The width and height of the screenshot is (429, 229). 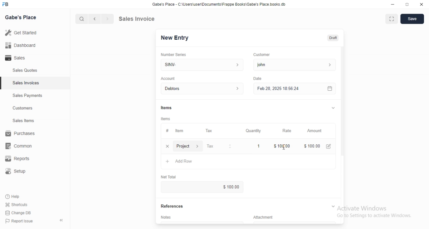 What do you see at coordinates (175, 206) in the screenshot?
I see `References` at bounding box center [175, 206].